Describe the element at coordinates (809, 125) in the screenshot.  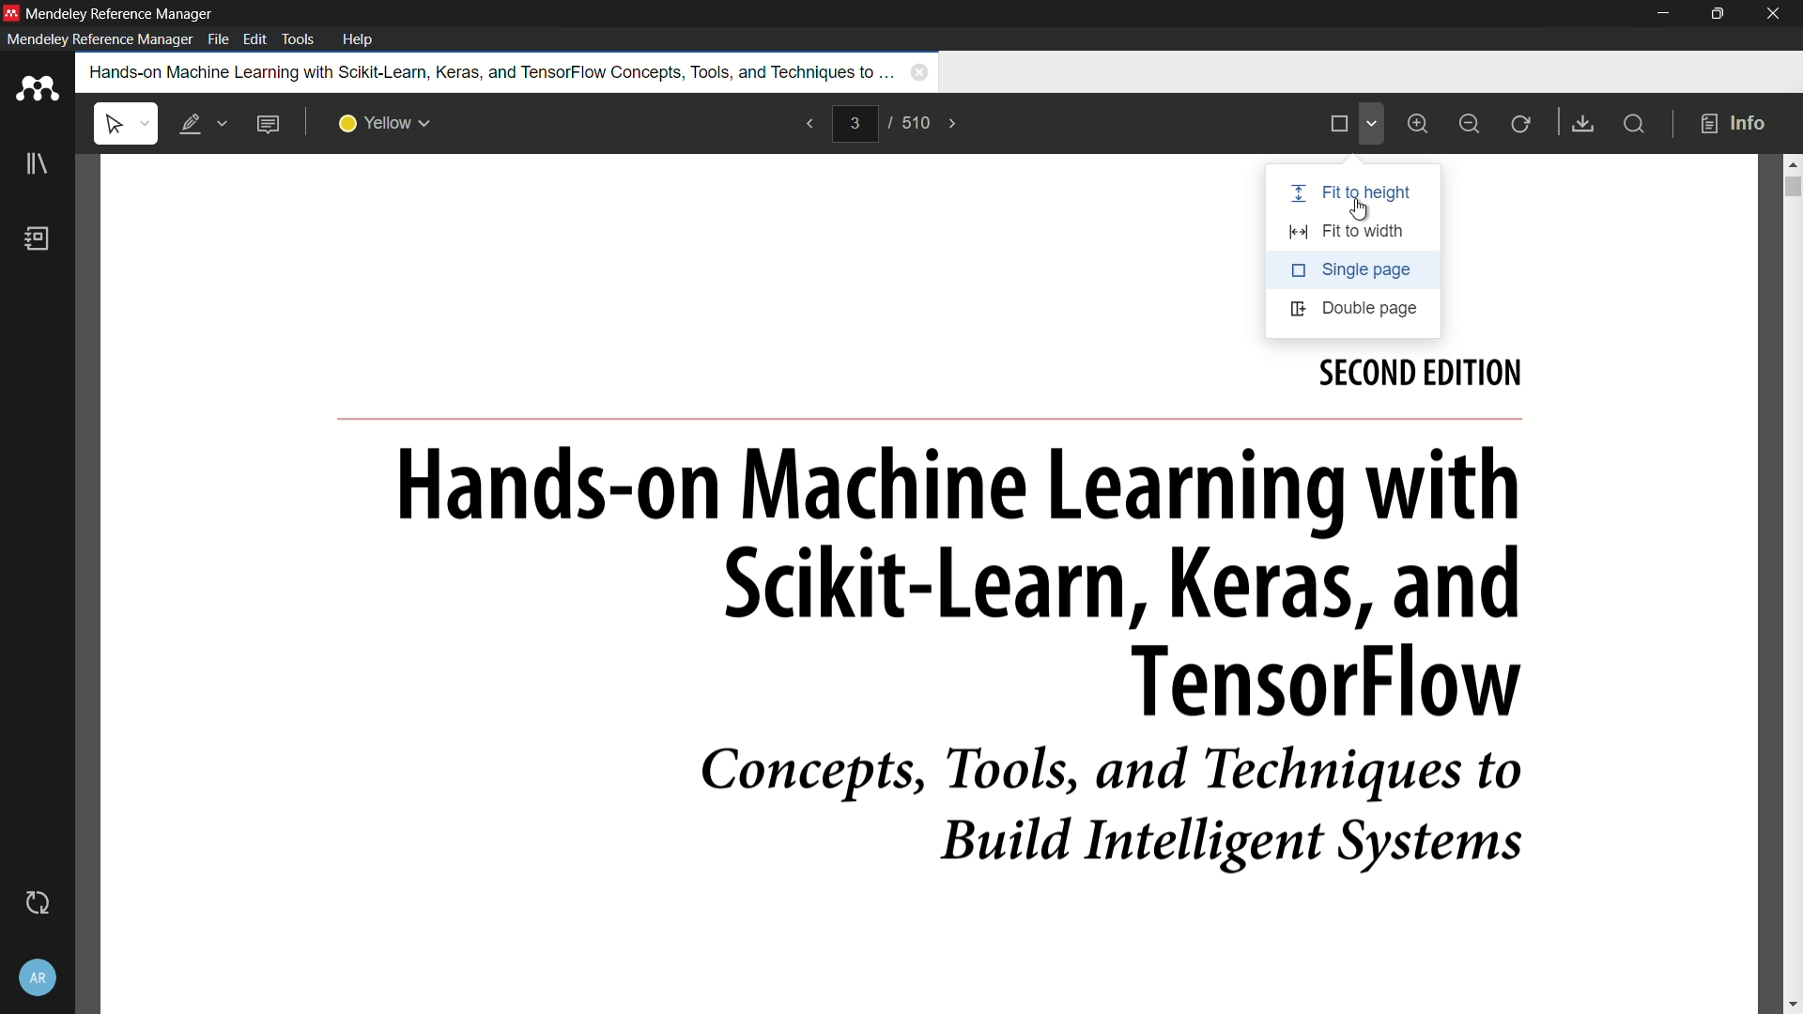
I see `previous page` at that location.